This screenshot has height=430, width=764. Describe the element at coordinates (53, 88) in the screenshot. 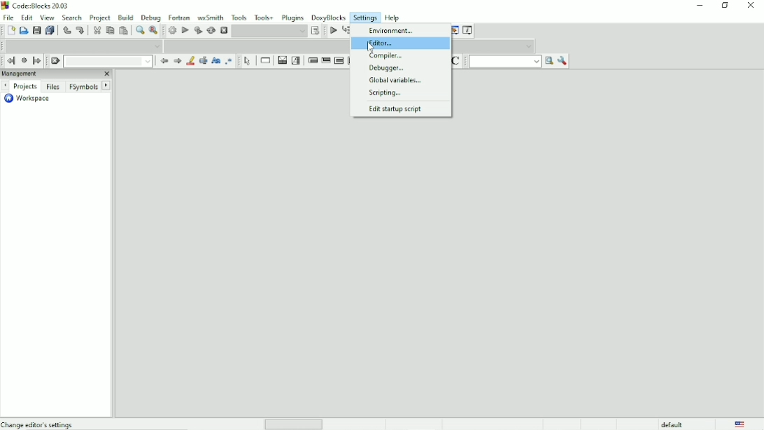

I see `Files` at that location.